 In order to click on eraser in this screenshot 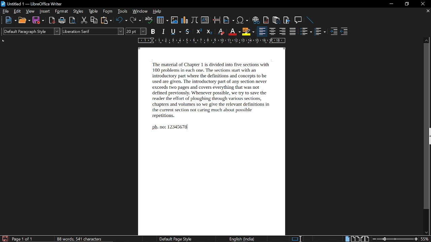, I will do `click(220, 32)`.